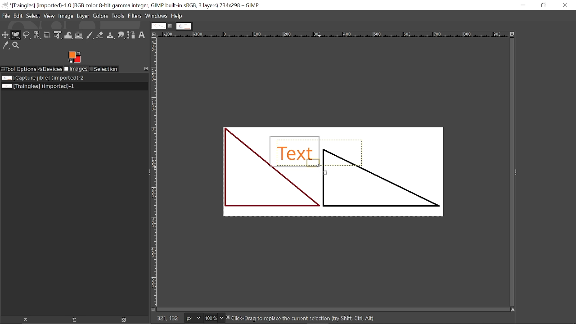  I want to click on Layer, so click(83, 16).